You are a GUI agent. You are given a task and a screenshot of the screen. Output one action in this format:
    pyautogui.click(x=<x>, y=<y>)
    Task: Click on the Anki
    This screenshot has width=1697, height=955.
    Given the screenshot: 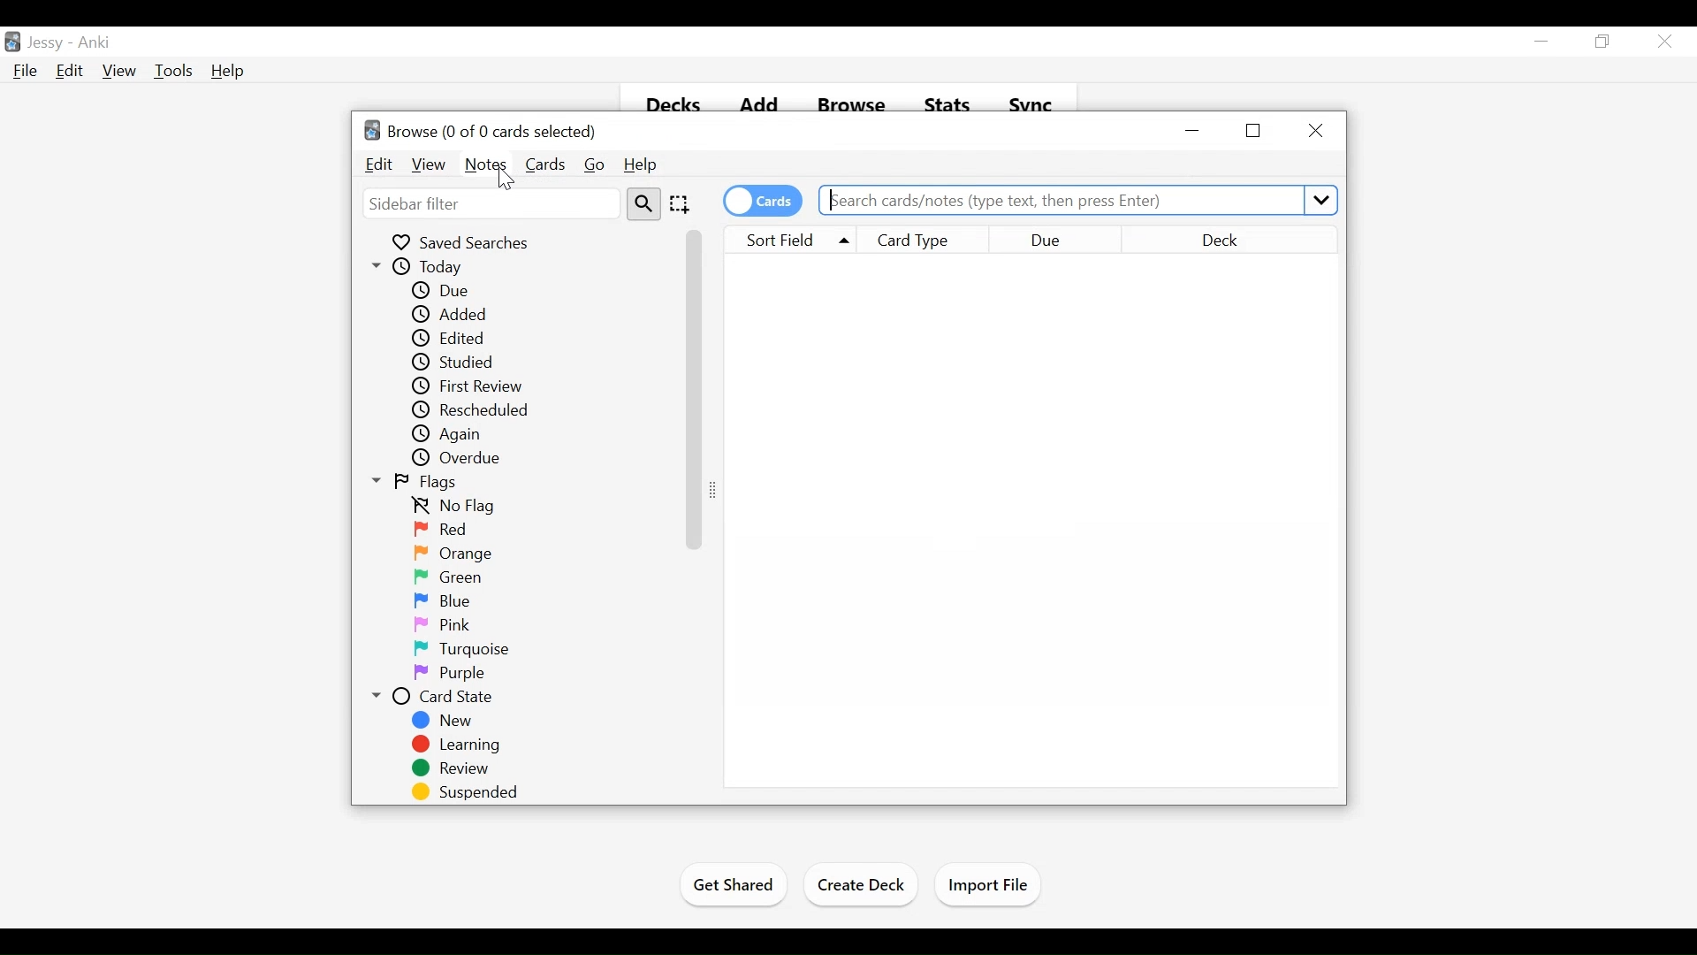 What is the action you would take?
    pyautogui.click(x=95, y=44)
    